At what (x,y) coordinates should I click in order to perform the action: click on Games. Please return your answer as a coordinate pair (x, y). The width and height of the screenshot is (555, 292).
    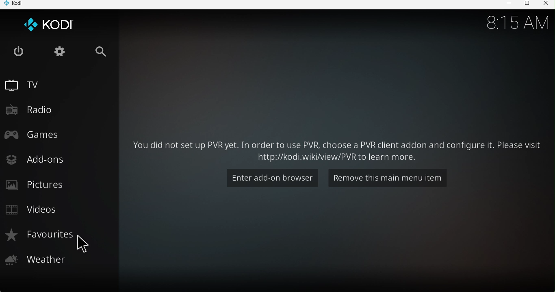
    Looking at the image, I should click on (53, 134).